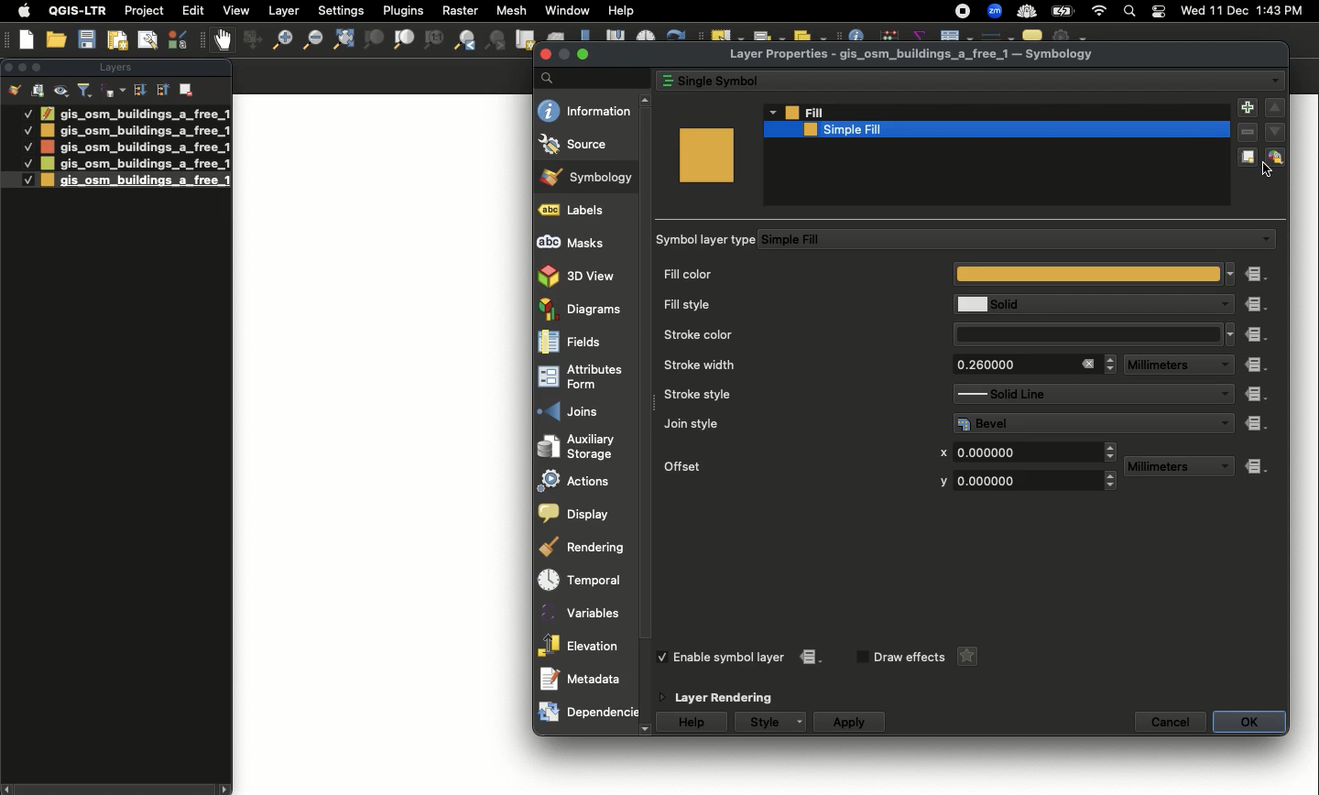 The height and width of the screenshot is (795, 1319). What do you see at coordinates (1246, 109) in the screenshot?
I see `Add` at bounding box center [1246, 109].